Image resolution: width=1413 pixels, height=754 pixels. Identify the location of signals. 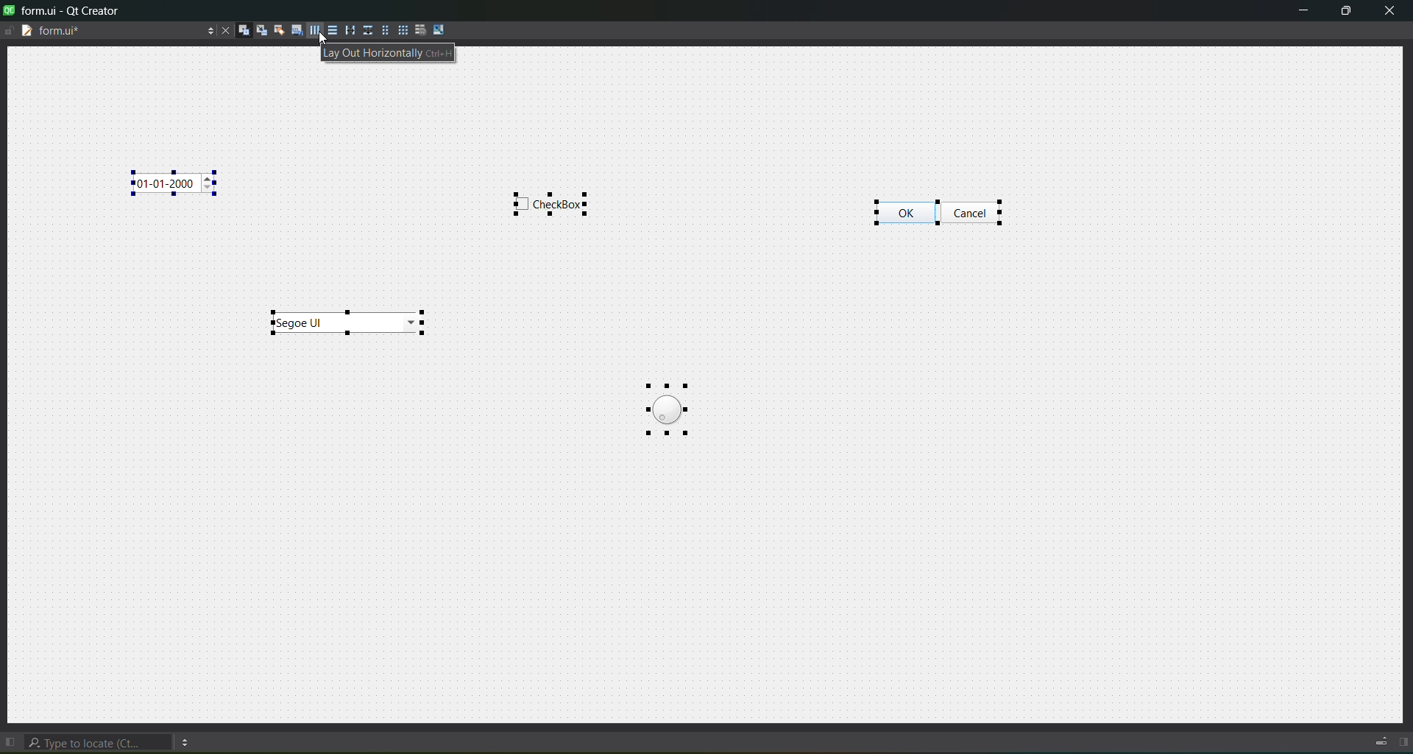
(258, 30).